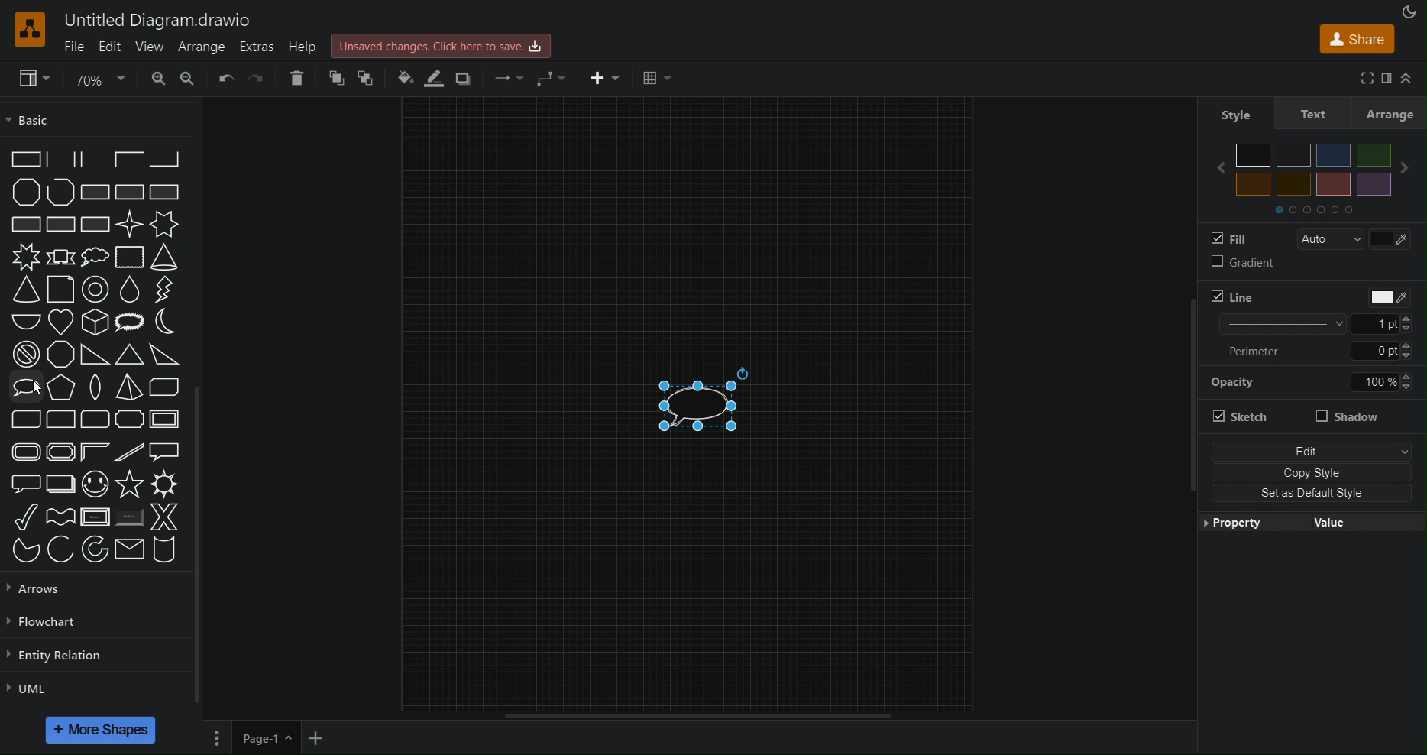 Image resolution: width=1427 pixels, height=755 pixels. Describe the element at coordinates (318, 736) in the screenshot. I see `New Page` at that location.